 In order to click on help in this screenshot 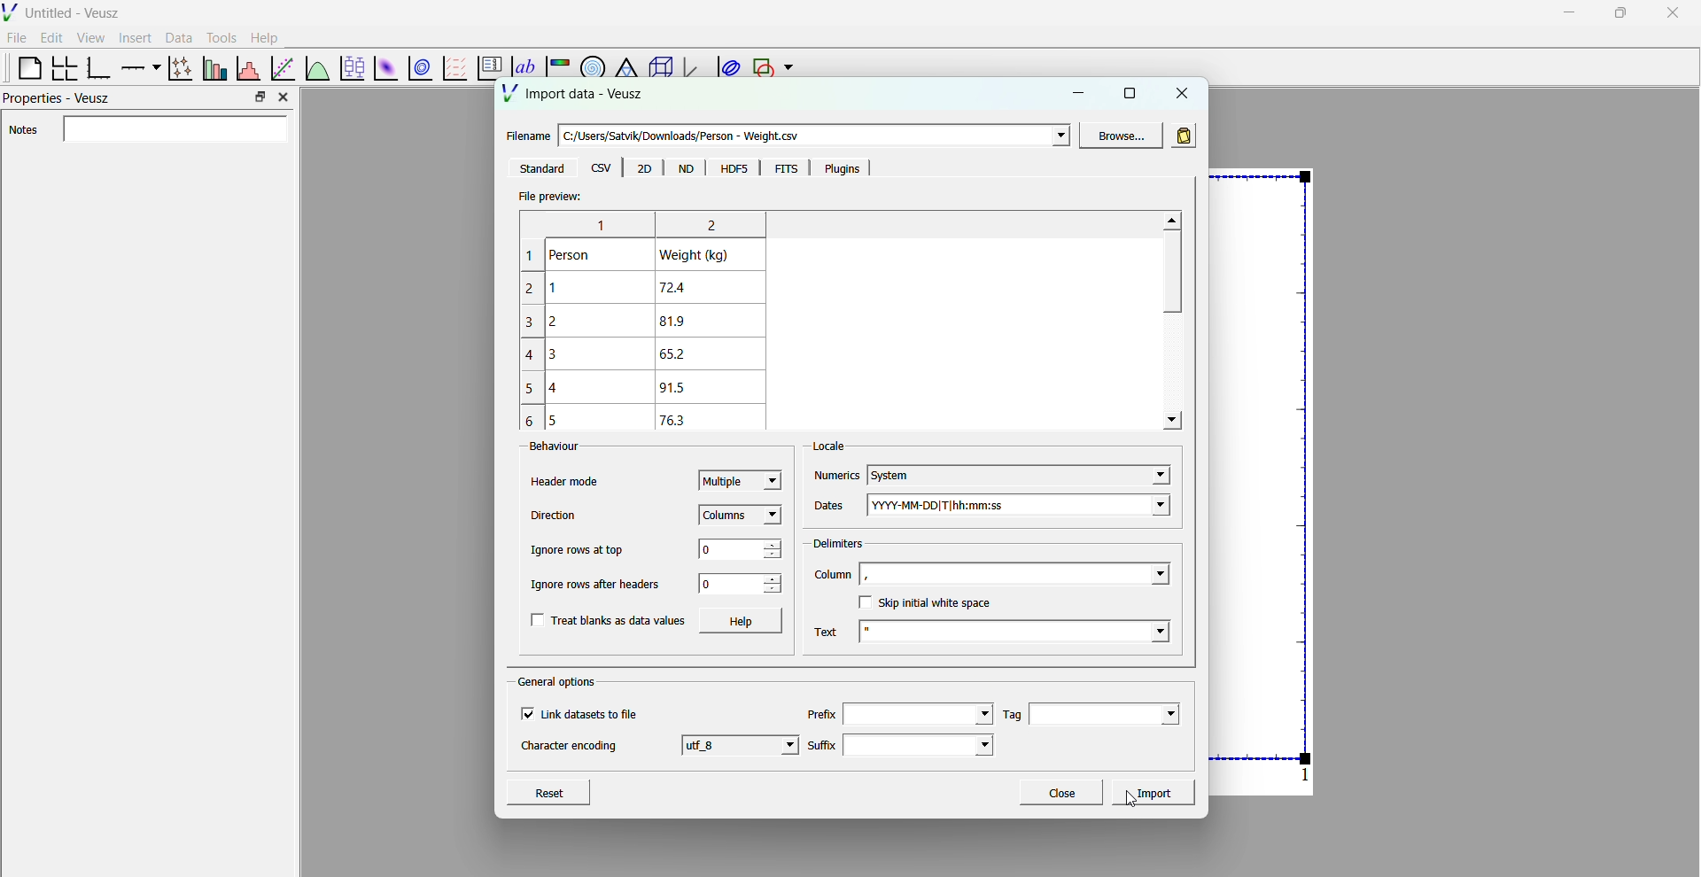, I will do `click(265, 36)`.